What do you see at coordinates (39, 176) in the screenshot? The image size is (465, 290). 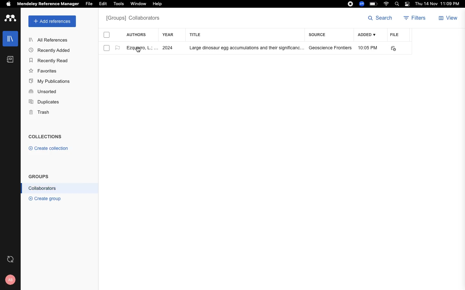 I see `GROUPS` at bounding box center [39, 176].